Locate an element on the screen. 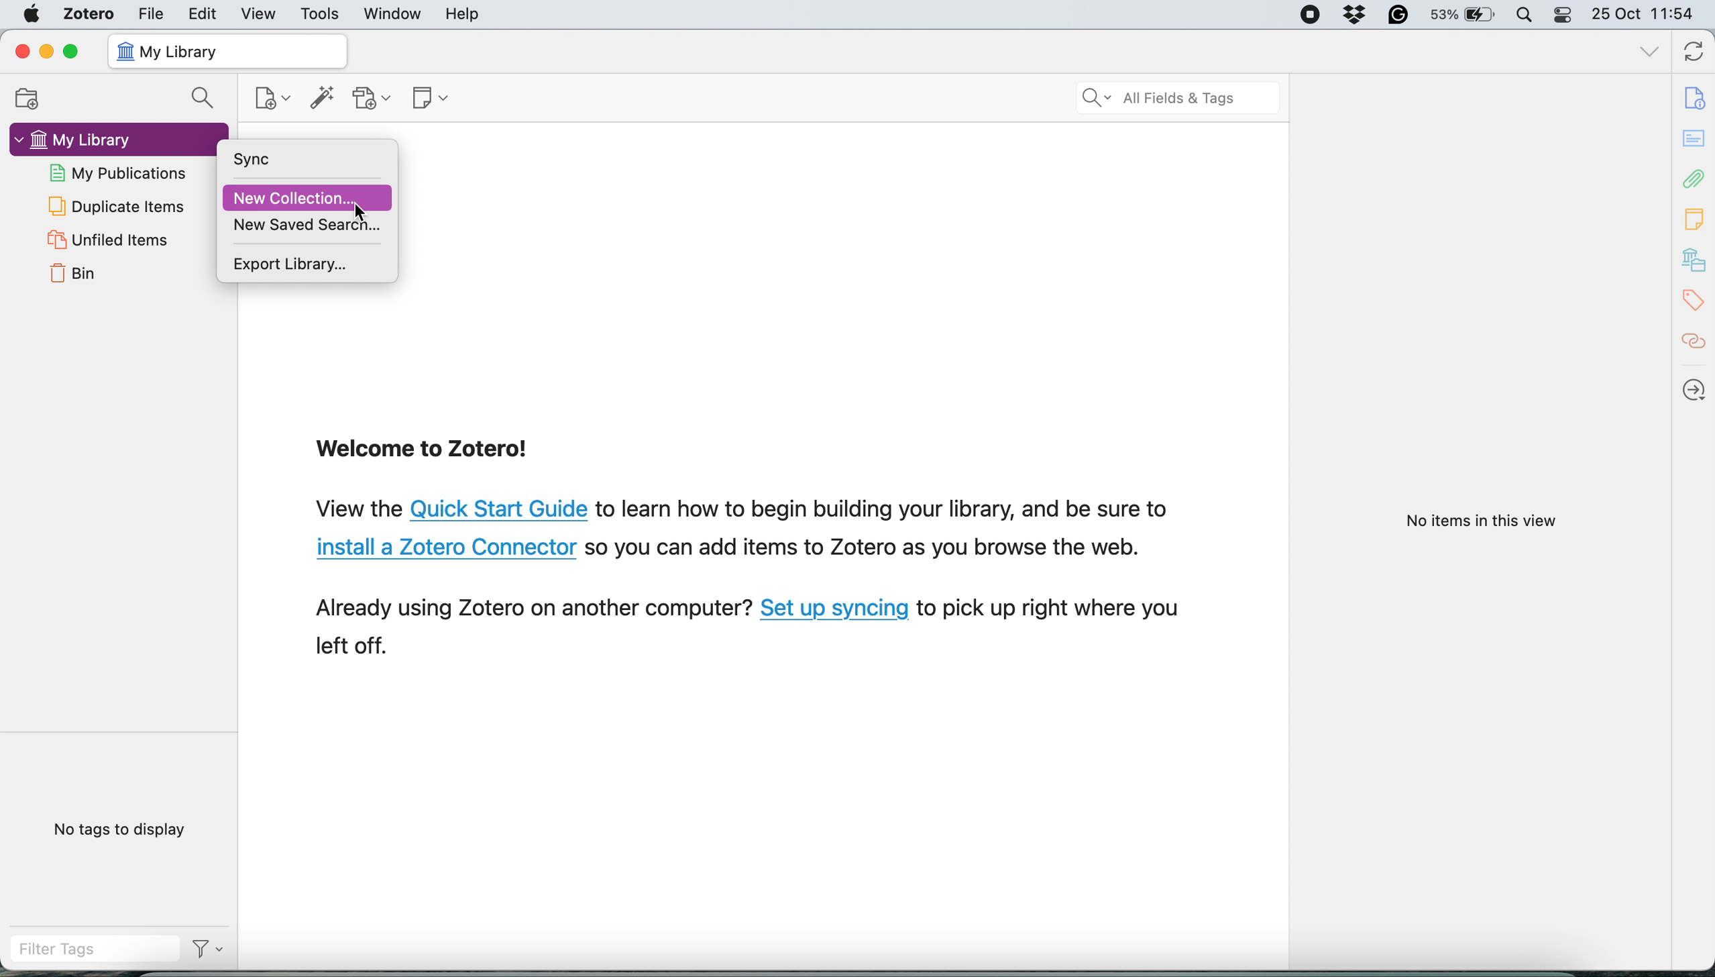 The height and width of the screenshot is (977, 1715). filter tags is located at coordinates (91, 953).